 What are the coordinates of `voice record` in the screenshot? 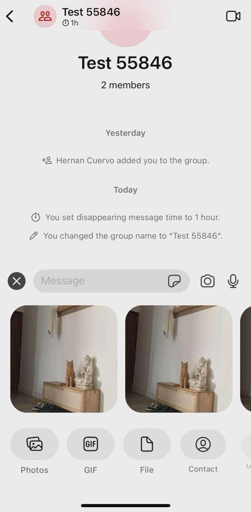 It's located at (232, 280).